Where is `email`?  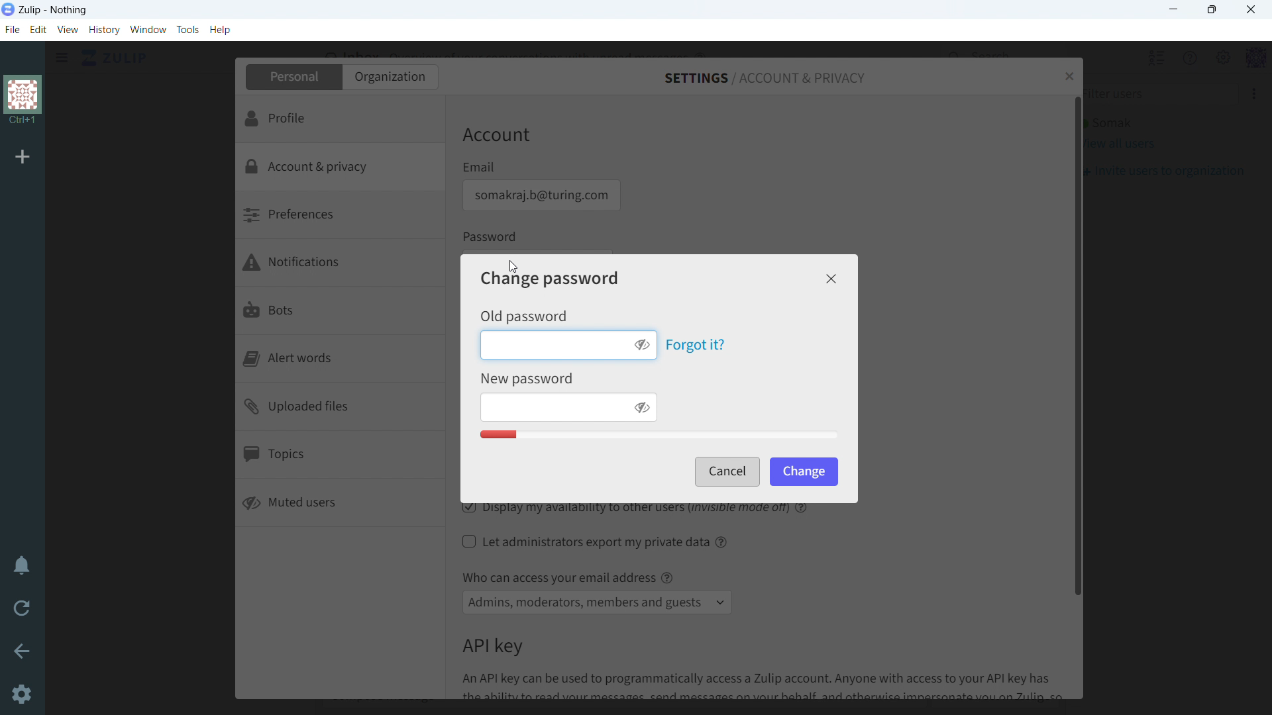 email is located at coordinates (540, 195).